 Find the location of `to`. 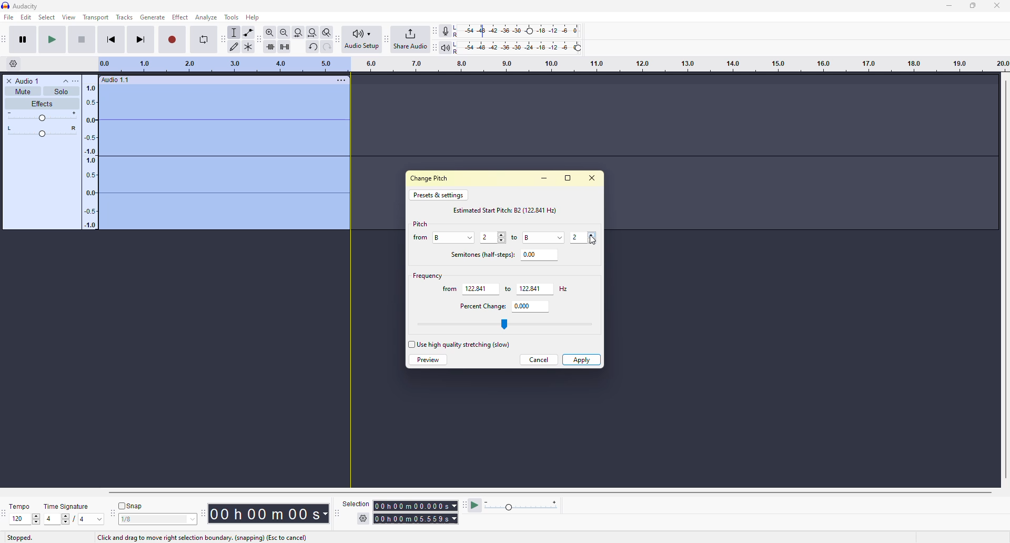

to is located at coordinates (504, 289).